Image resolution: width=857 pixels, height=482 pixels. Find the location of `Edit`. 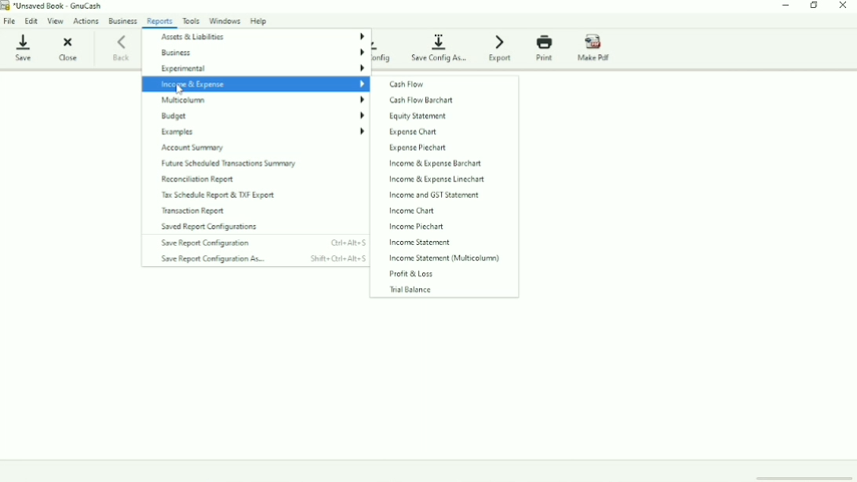

Edit is located at coordinates (31, 20).